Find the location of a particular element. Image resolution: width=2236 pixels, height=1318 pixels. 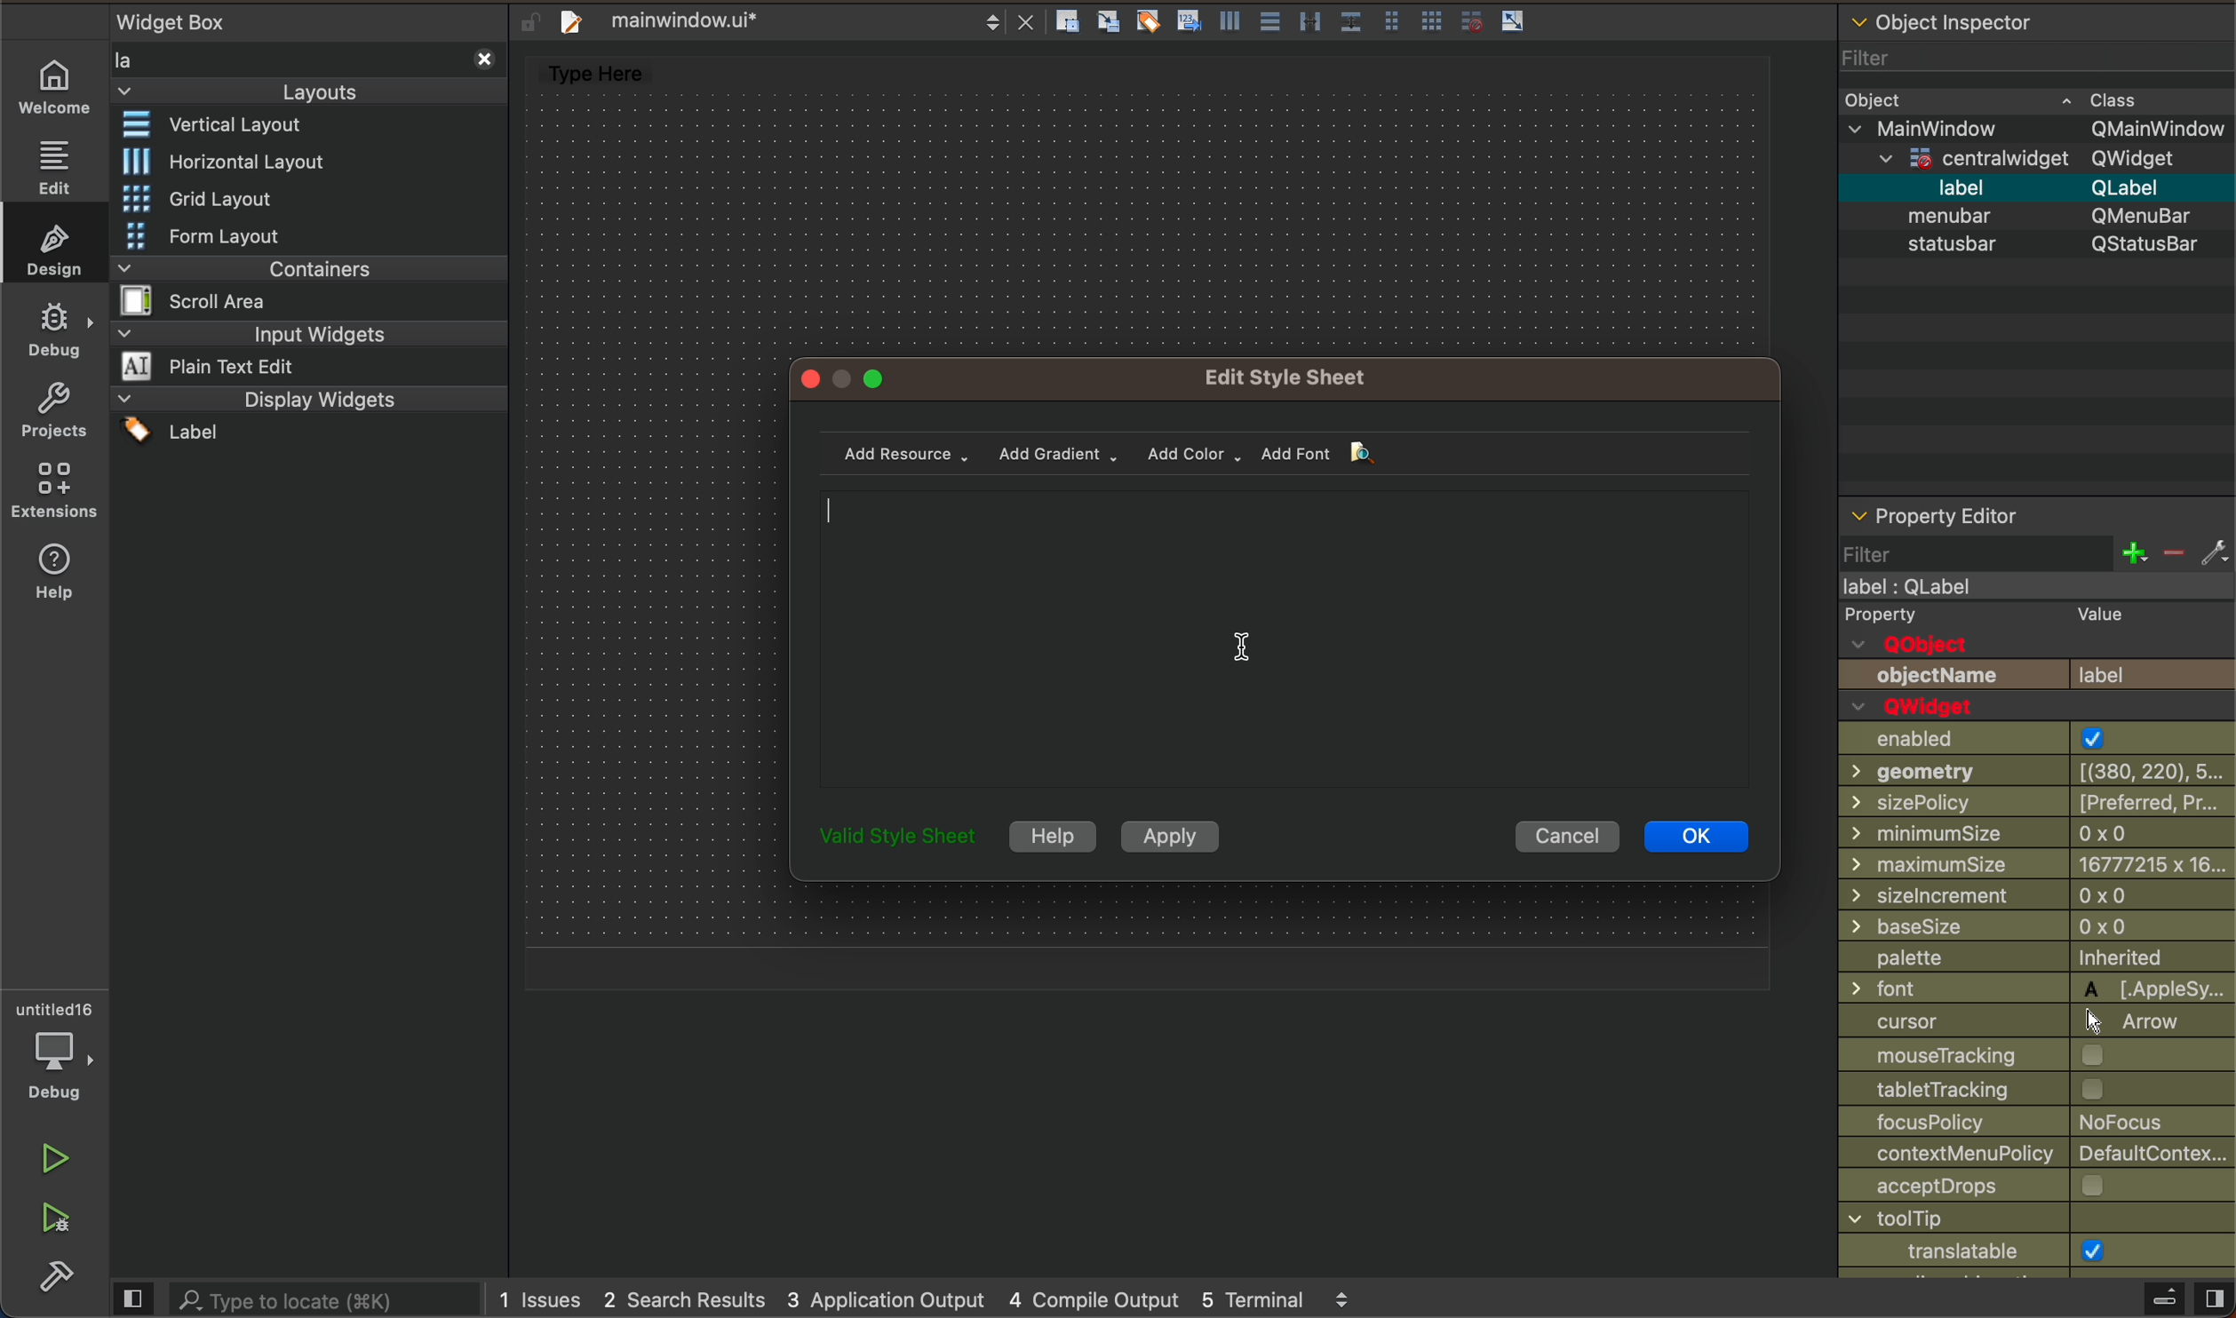

statsubar is located at coordinates (2033, 245).